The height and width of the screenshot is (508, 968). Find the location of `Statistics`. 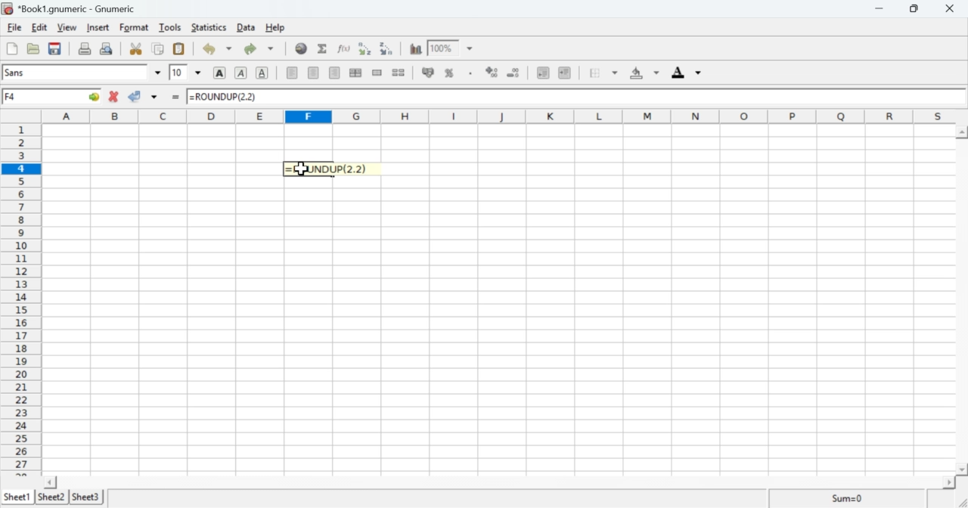

Statistics is located at coordinates (208, 27).